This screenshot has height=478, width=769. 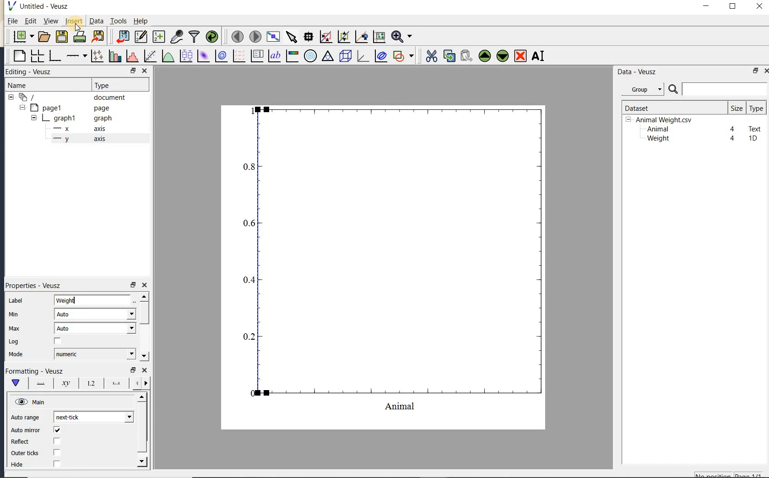 I want to click on cursor, so click(x=76, y=27).